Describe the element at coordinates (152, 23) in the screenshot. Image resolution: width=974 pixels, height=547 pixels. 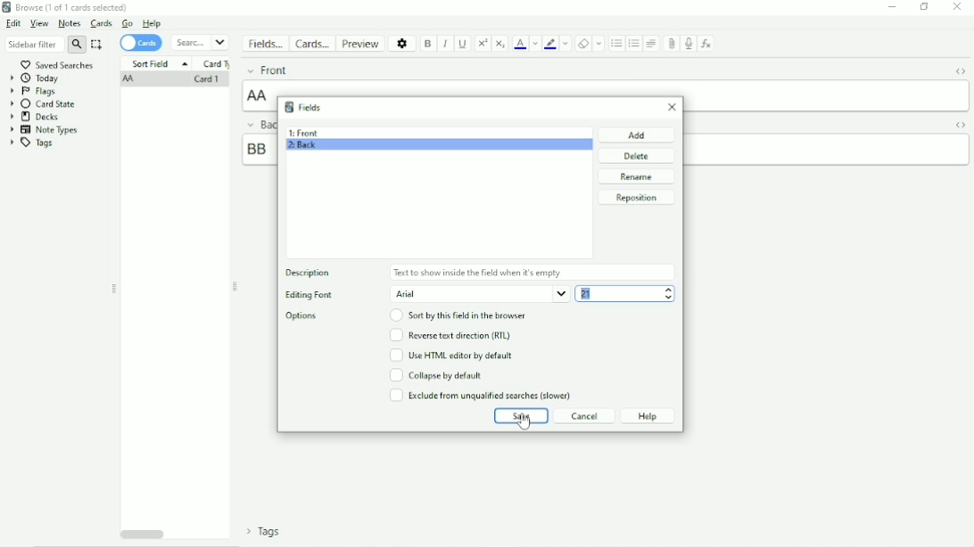
I see `Help` at that location.